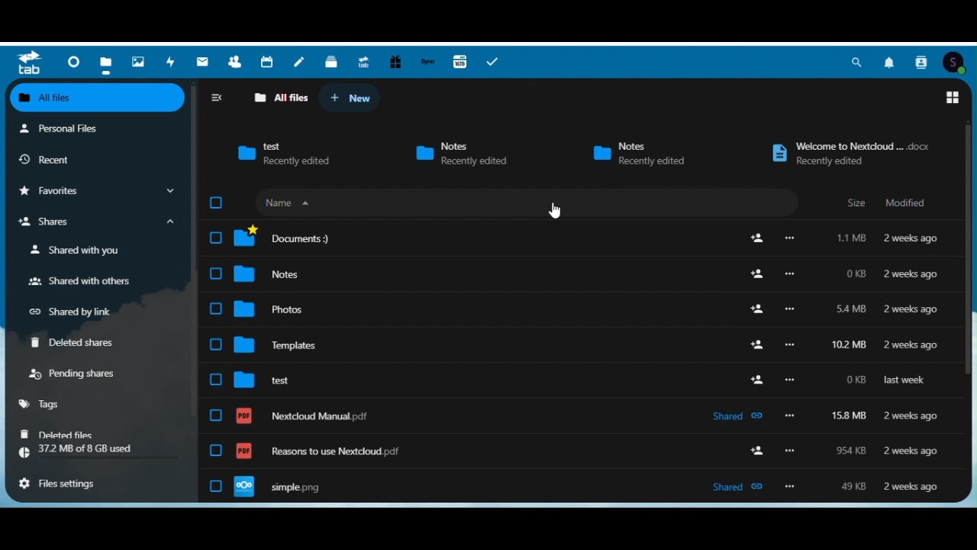  I want to click on reasons to use next cloud.pdf, so click(584, 455).